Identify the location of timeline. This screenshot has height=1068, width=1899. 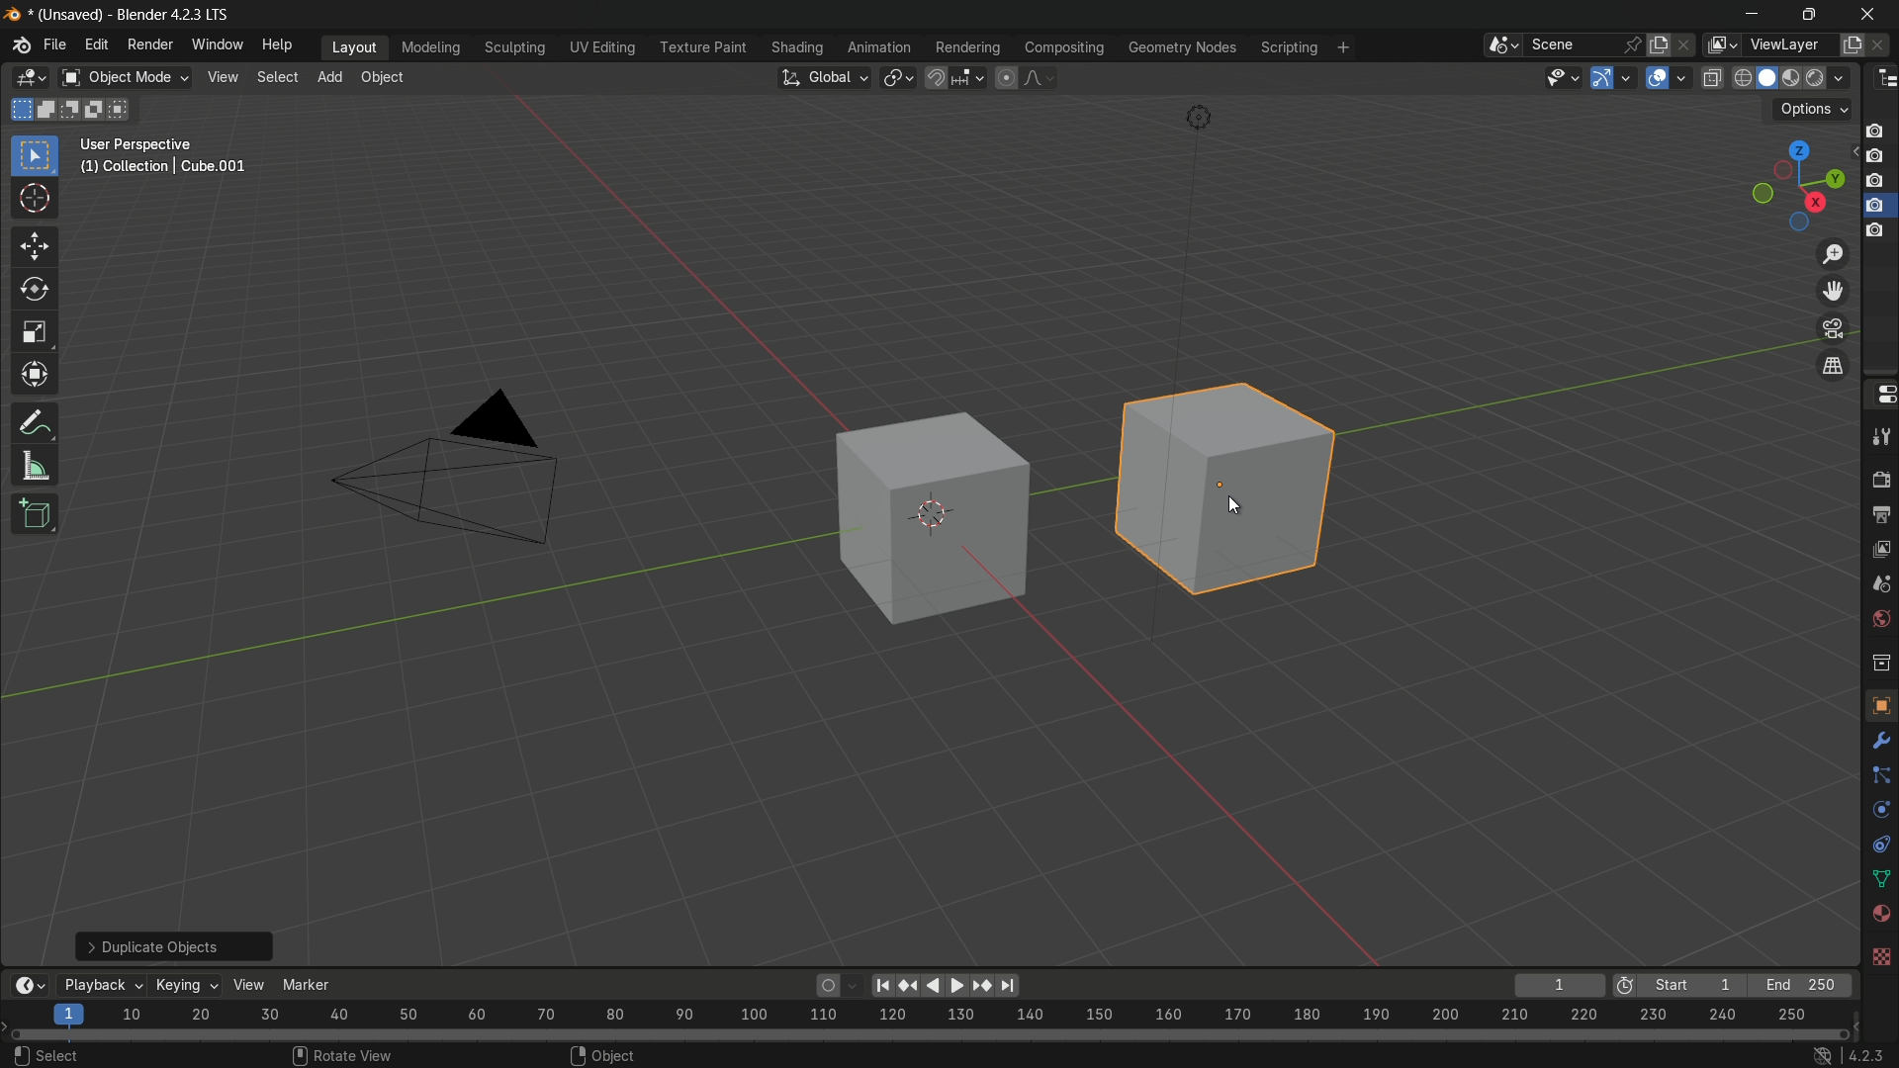
(29, 985).